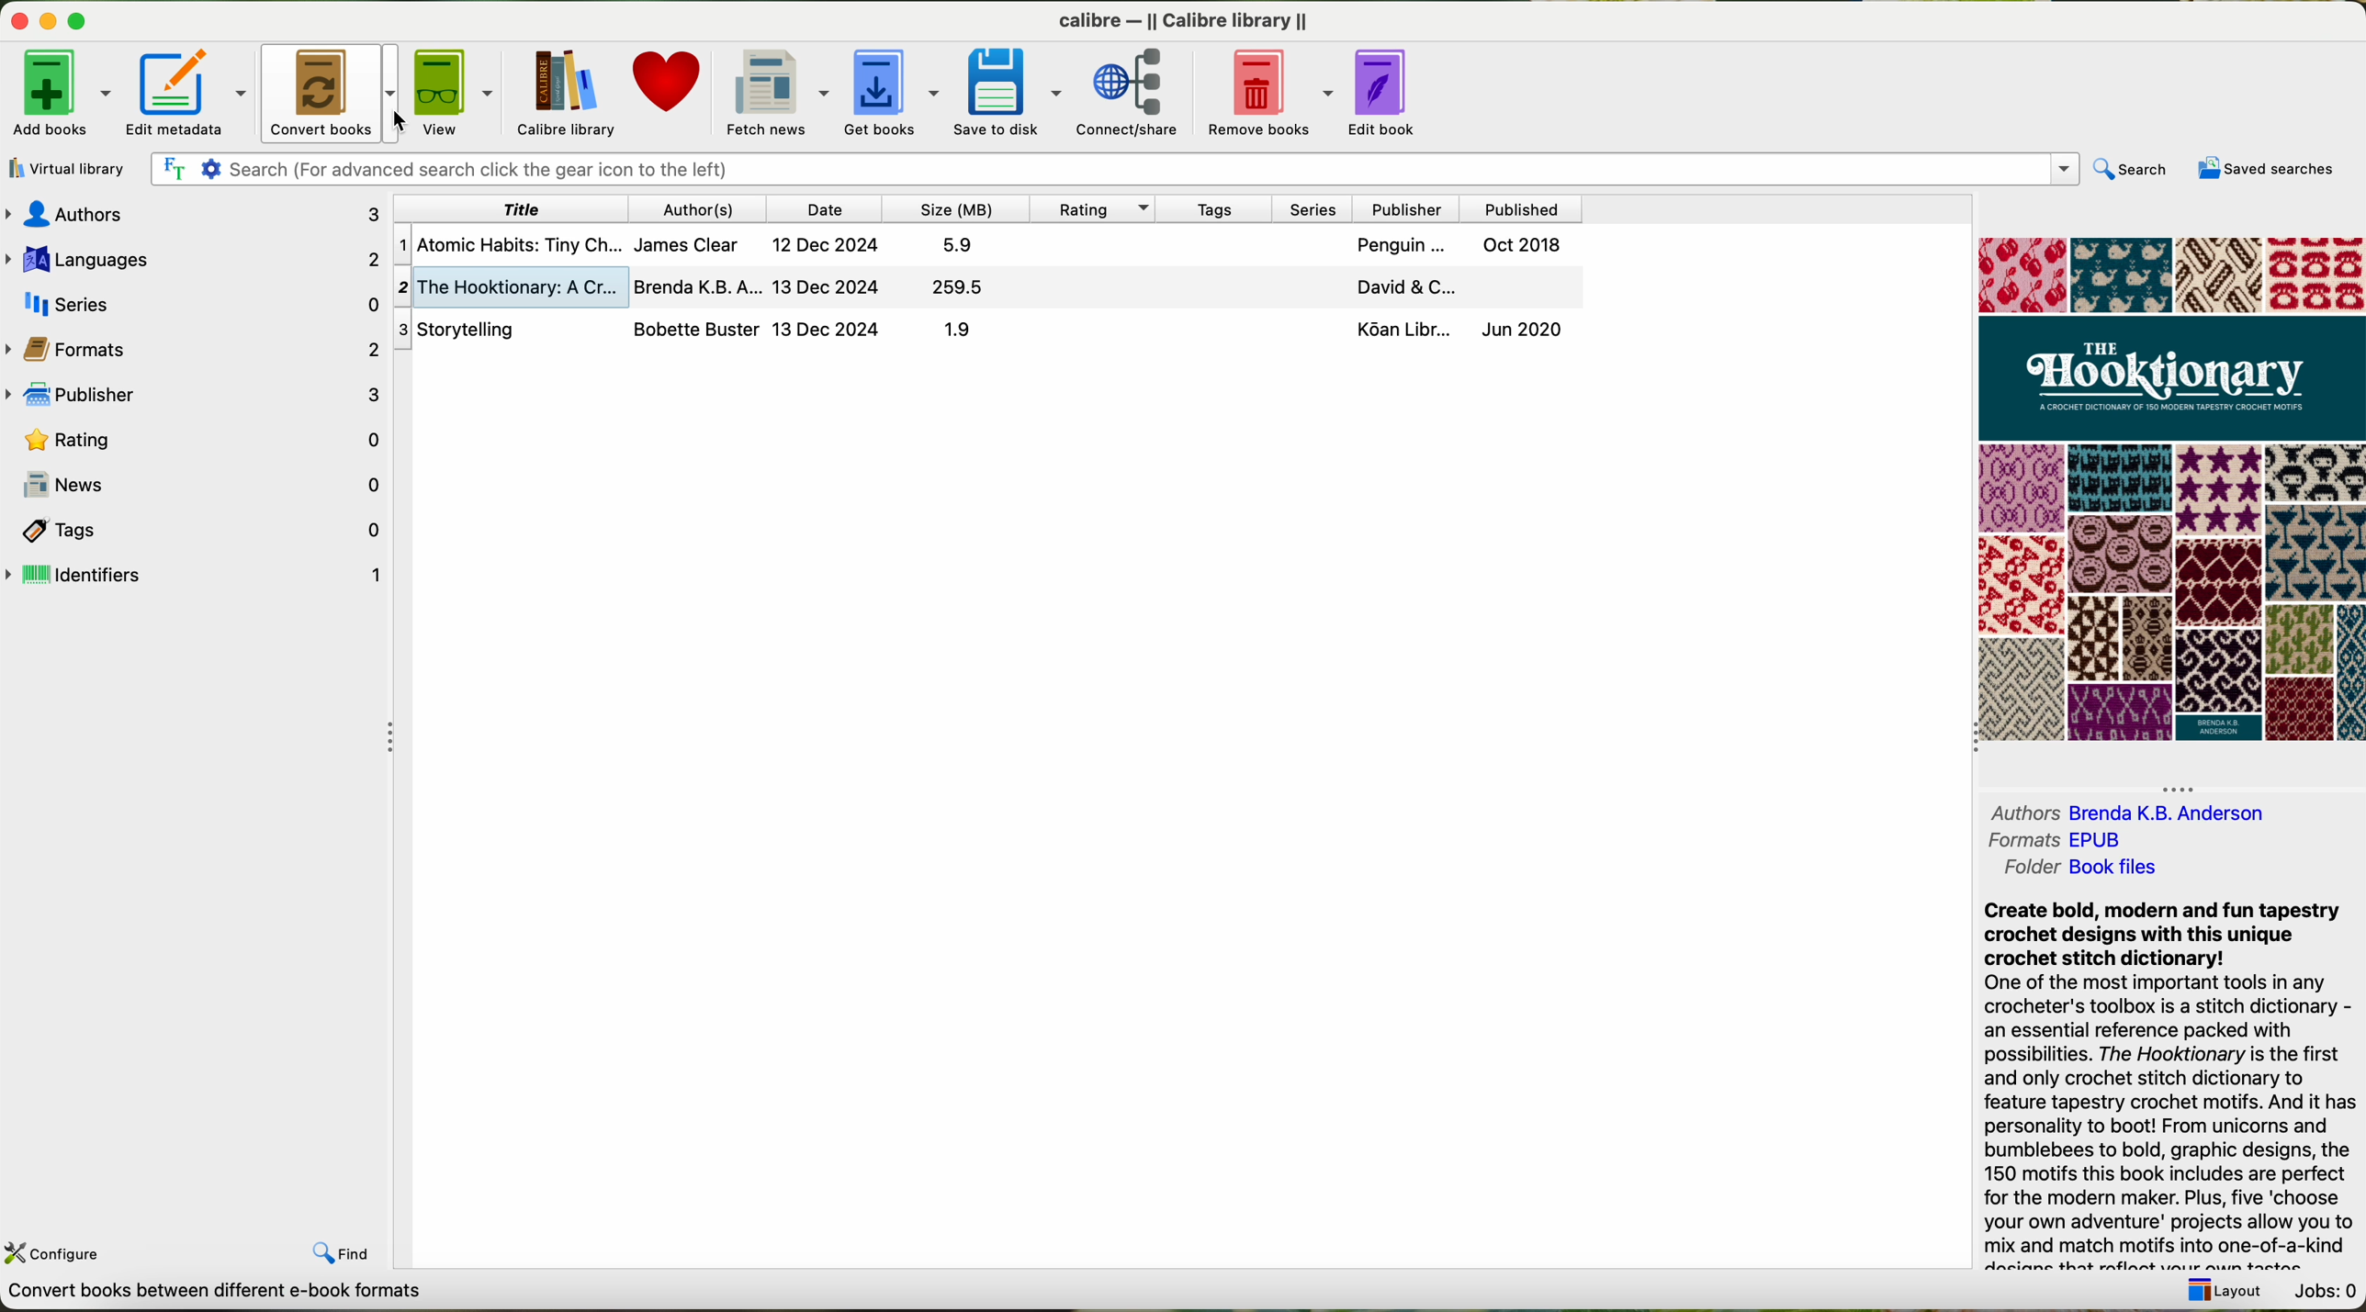 The image size is (2366, 1312). I want to click on book cover preview, so click(2177, 488).